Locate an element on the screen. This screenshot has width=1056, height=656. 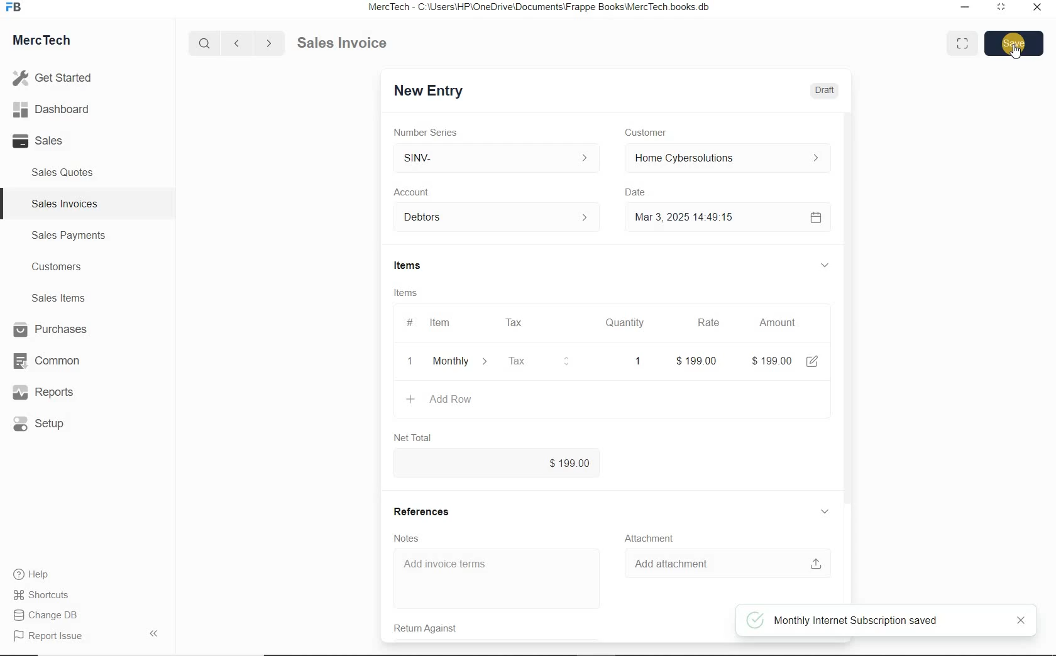
Account dropdown is located at coordinates (498, 219).